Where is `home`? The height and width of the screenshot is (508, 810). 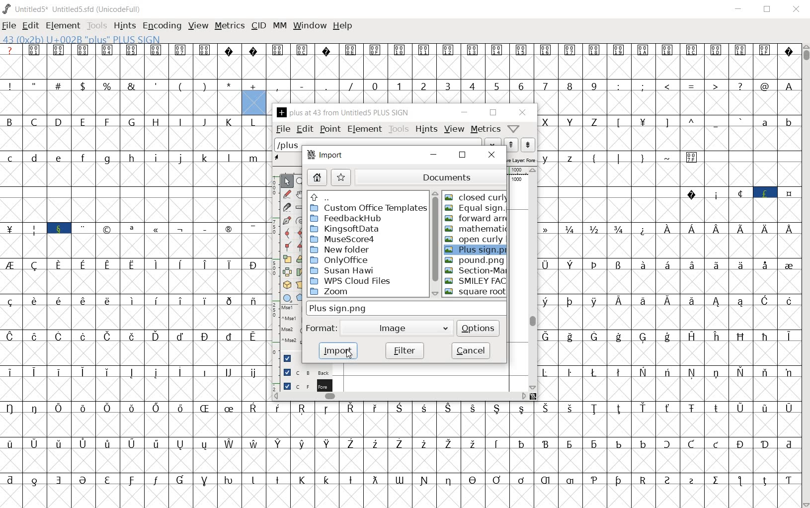
home is located at coordinates (316, 177).